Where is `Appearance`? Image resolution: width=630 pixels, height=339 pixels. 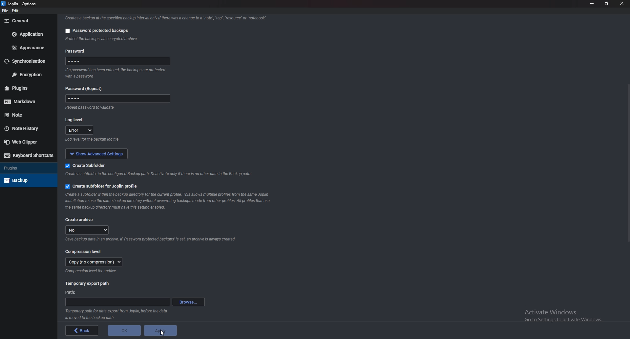 Appearance is located at coordinates (29, 48).